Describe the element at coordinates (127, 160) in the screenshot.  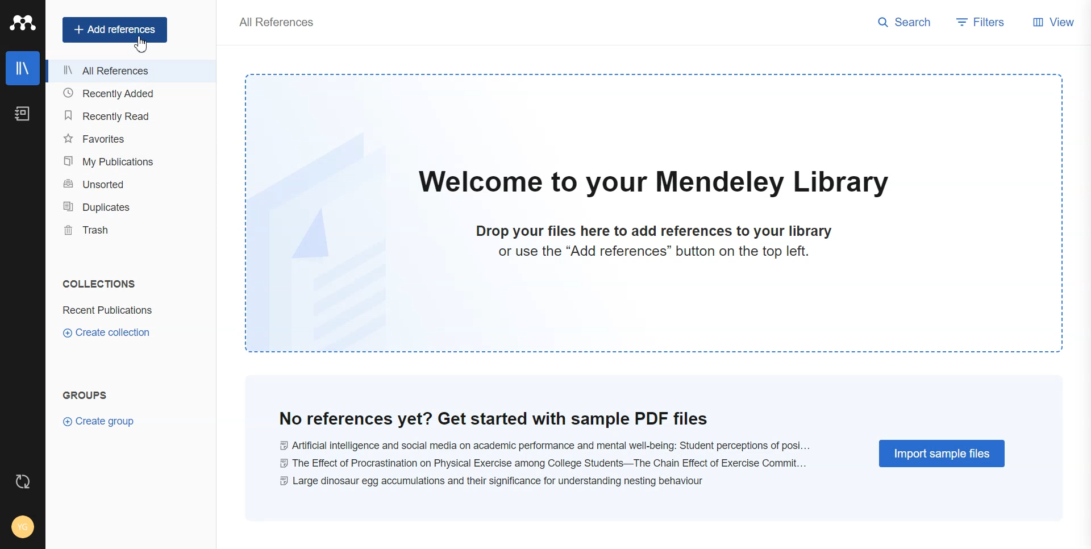
I see `My Publication` at that location.